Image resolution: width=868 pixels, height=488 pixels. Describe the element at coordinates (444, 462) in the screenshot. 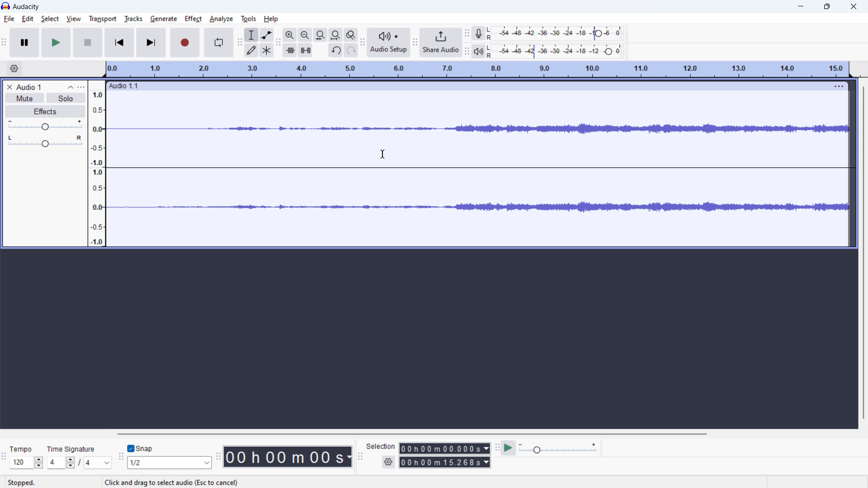

I see `00h00m15.268s(end time)` at that location.